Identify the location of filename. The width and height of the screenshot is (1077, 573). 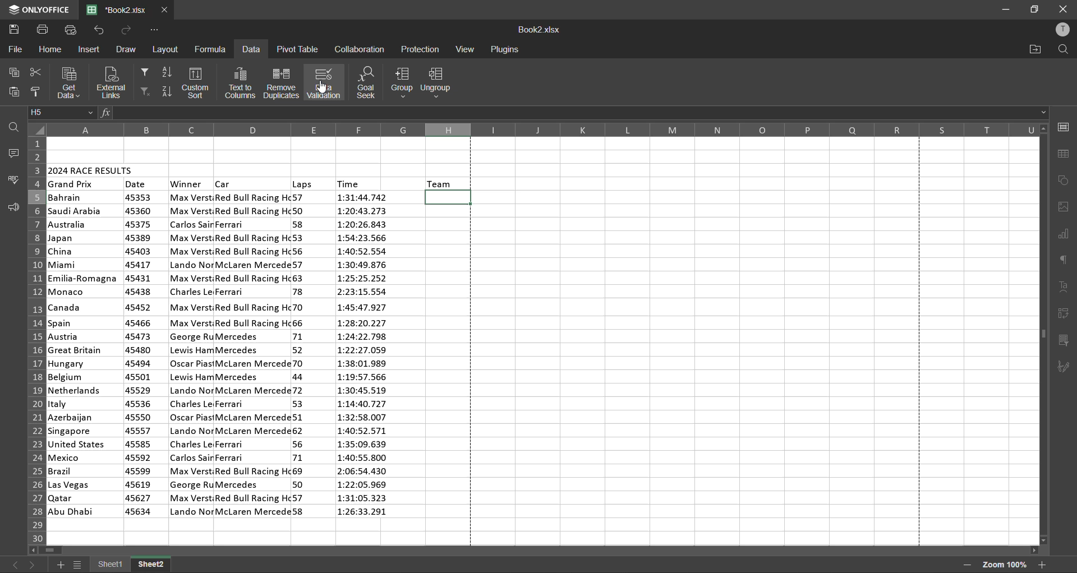
(539, 31).